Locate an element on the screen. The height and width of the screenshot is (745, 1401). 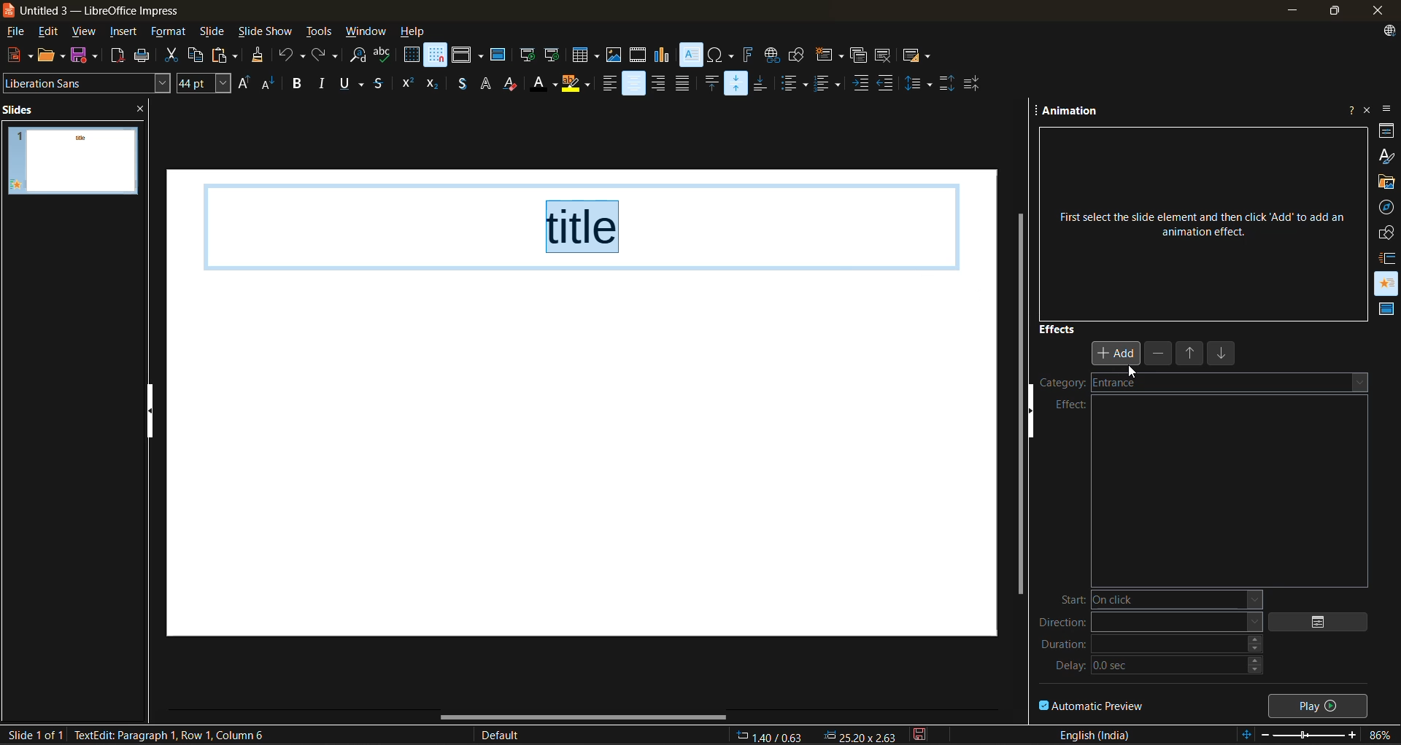
animation is located at coordinates (1387, 280).